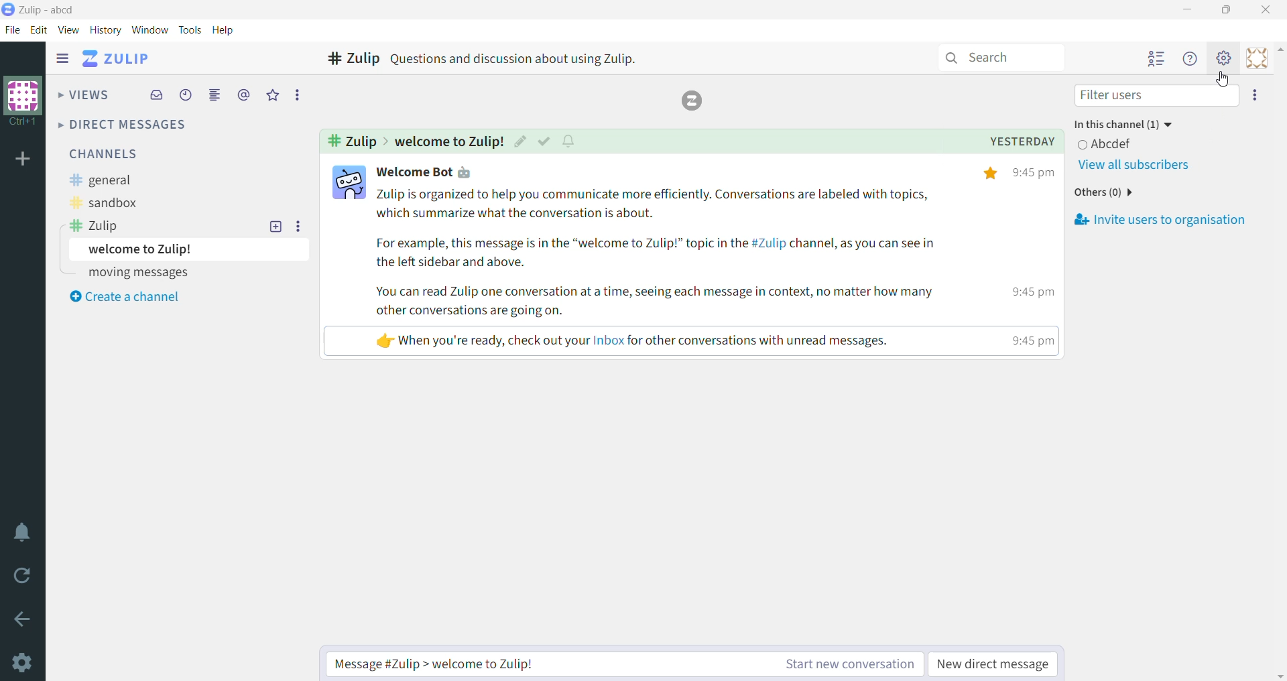 The height and width of the screenshot is (681, 1287). I want to click on Filter users, so click(1155, 95).